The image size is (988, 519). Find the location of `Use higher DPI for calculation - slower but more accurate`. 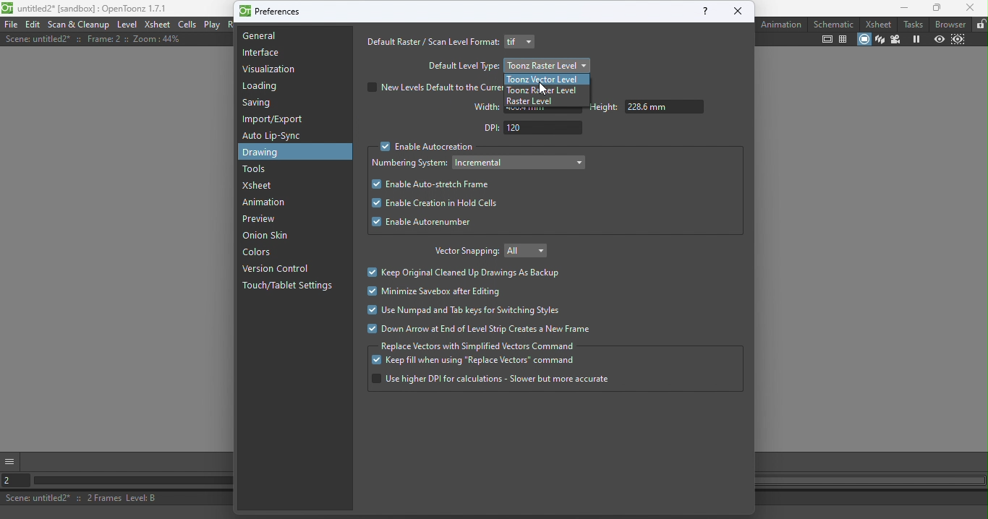

Use higher DPI for calculation - slower but more accurate is located at coordinates (492, 379).